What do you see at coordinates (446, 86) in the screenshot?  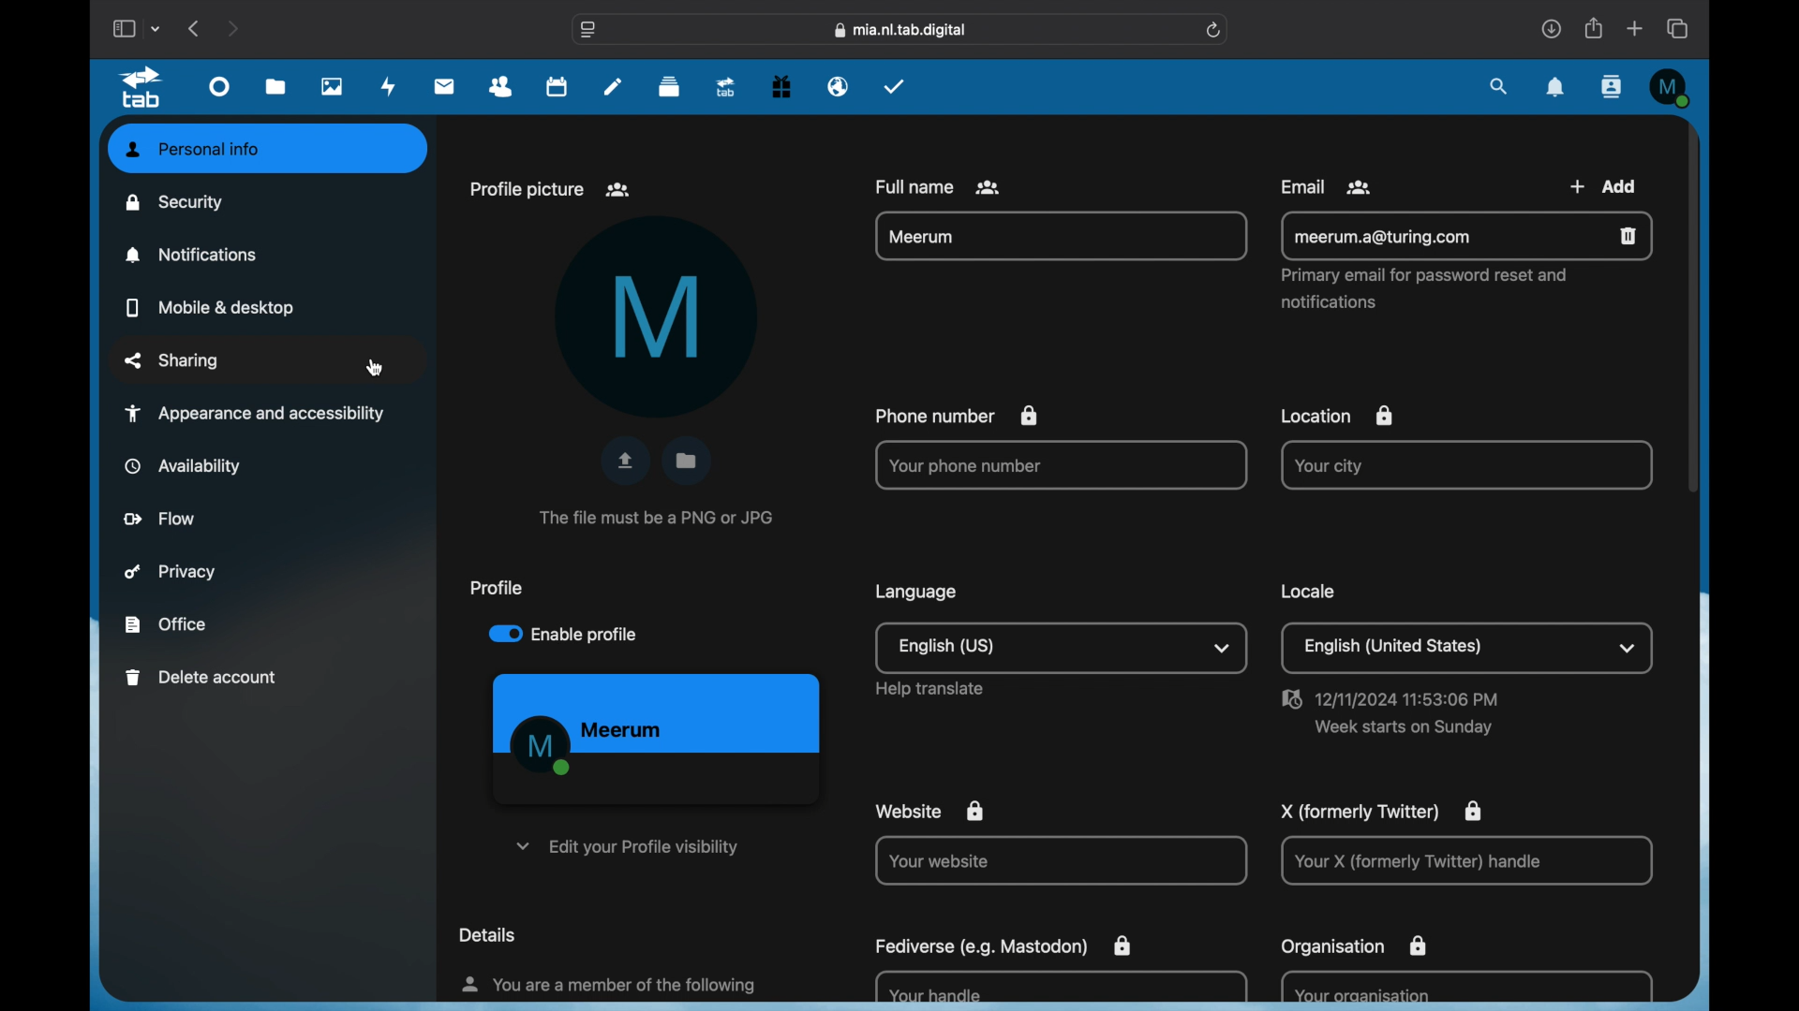 I see `mail` at bounding box center [446, 86].